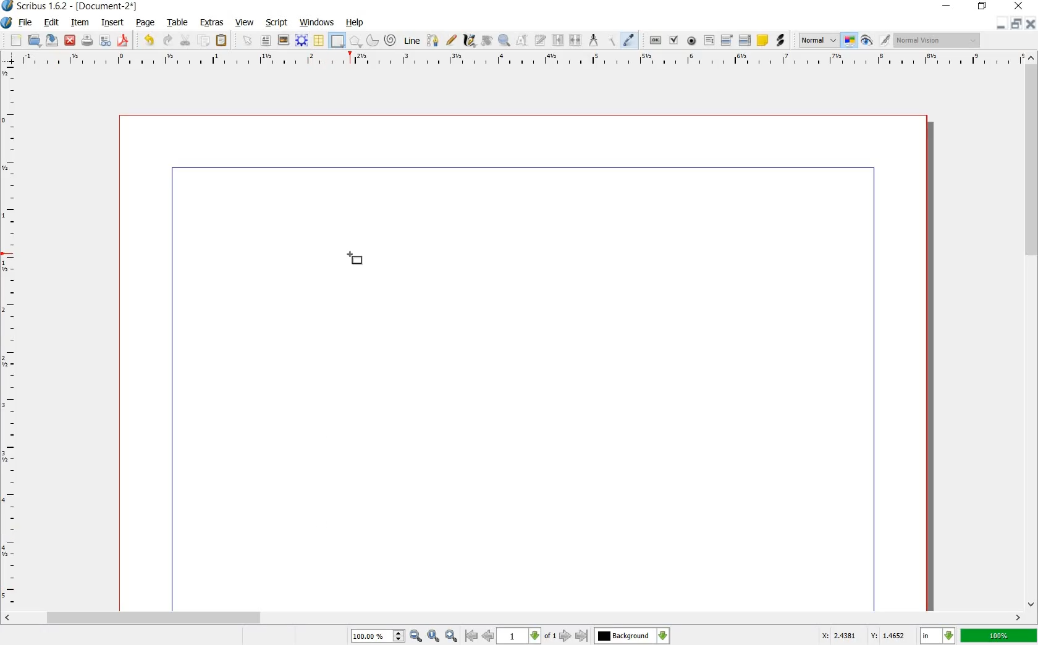 This screenshot has width=1038, height=645. What do you see at coordinates (541, 41) in the screenshot?
I see `EDIT TEXT WITH STORY EDITOR` at bounding box center [541, 41].